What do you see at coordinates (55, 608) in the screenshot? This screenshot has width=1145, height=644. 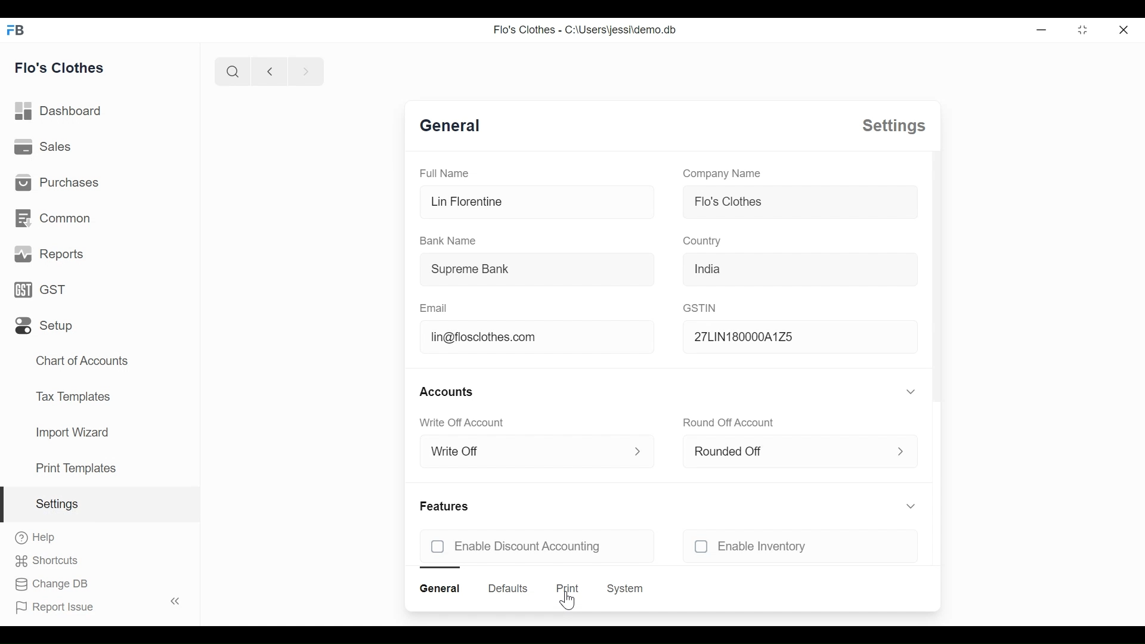 I see `report issue` at bounding box center [55, 608].